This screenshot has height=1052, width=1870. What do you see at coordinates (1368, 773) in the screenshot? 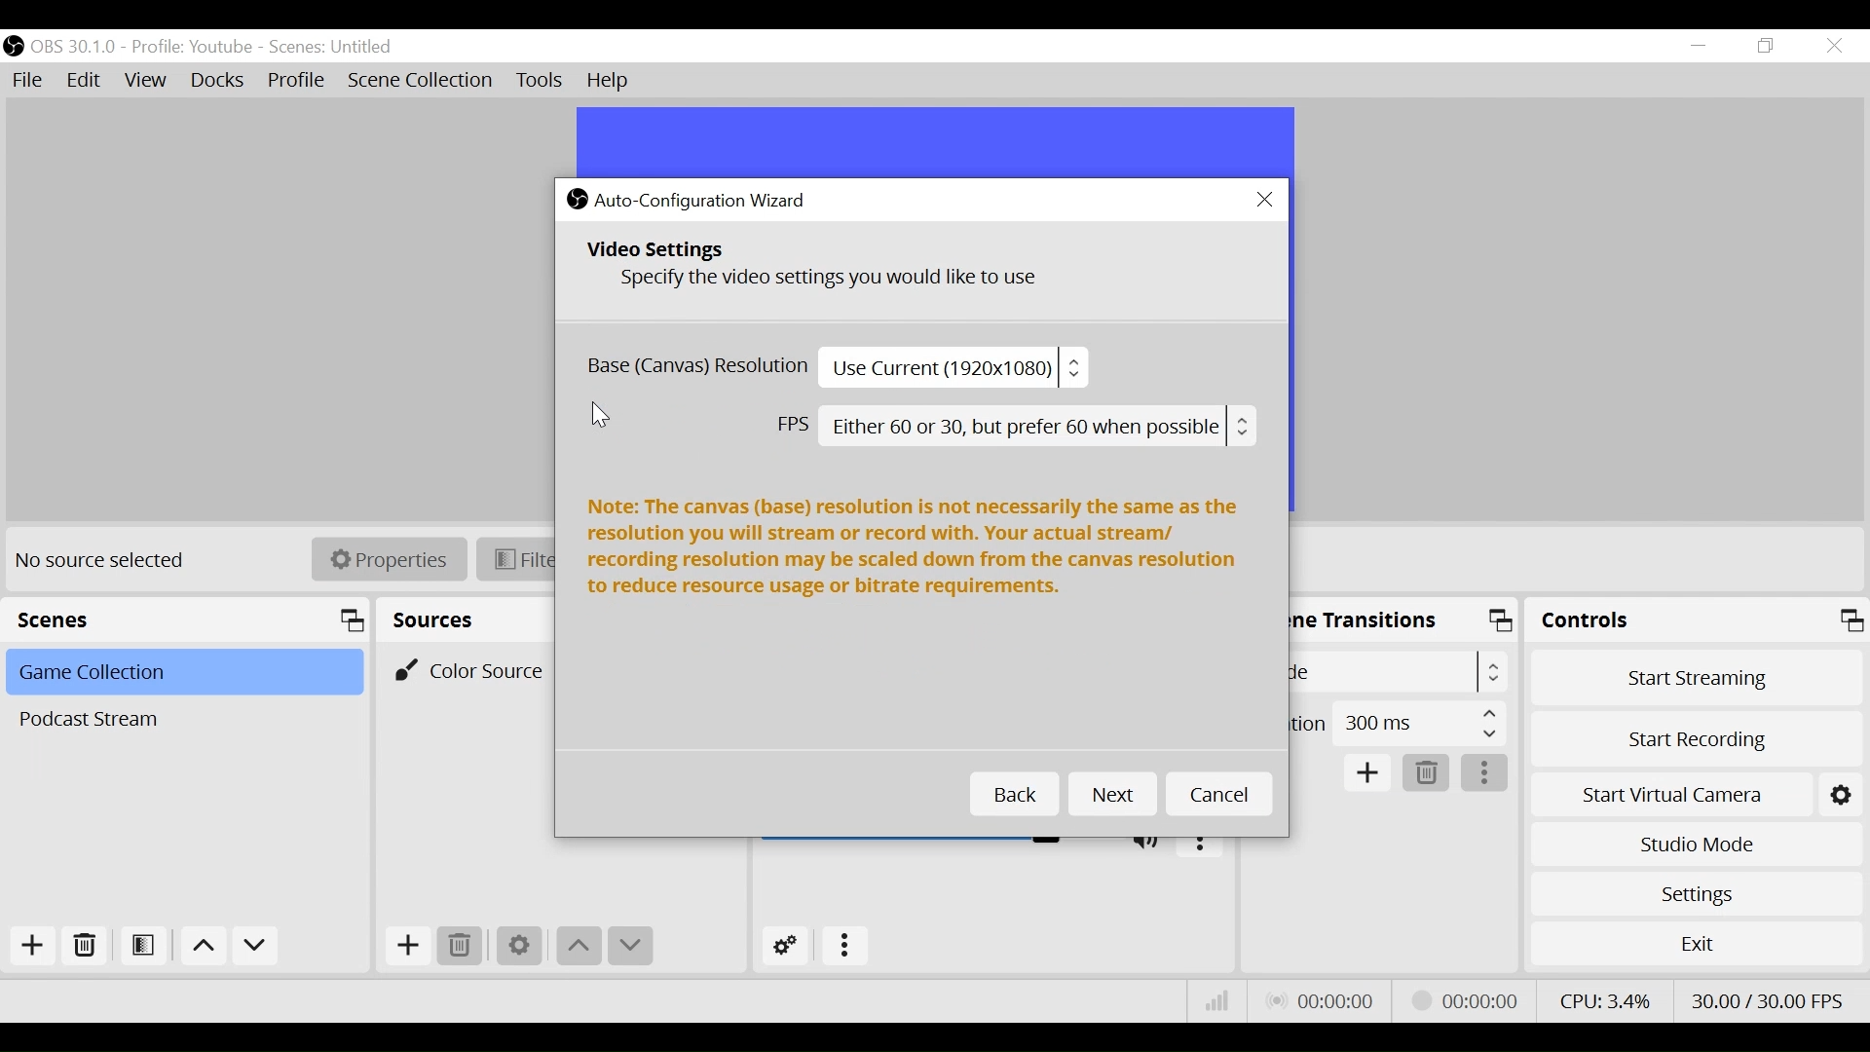
I see `Add` at bounding box center [1368, 773].